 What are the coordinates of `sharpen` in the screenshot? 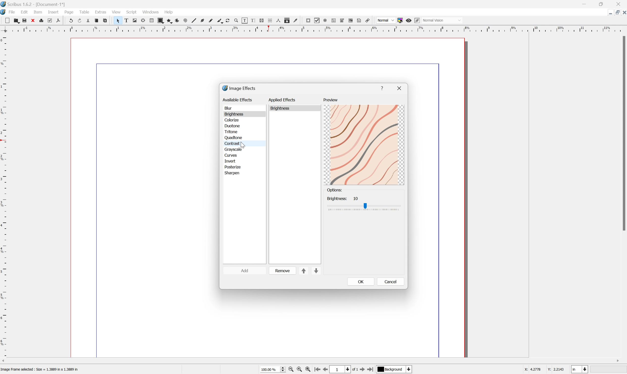 It's located at (234, 174).